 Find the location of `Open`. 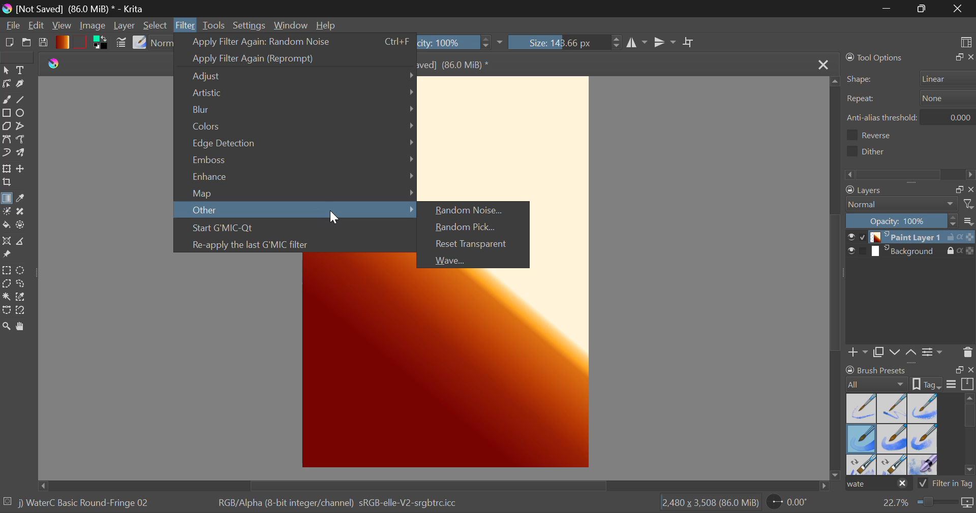

Open is located at coordinates (26, 43).